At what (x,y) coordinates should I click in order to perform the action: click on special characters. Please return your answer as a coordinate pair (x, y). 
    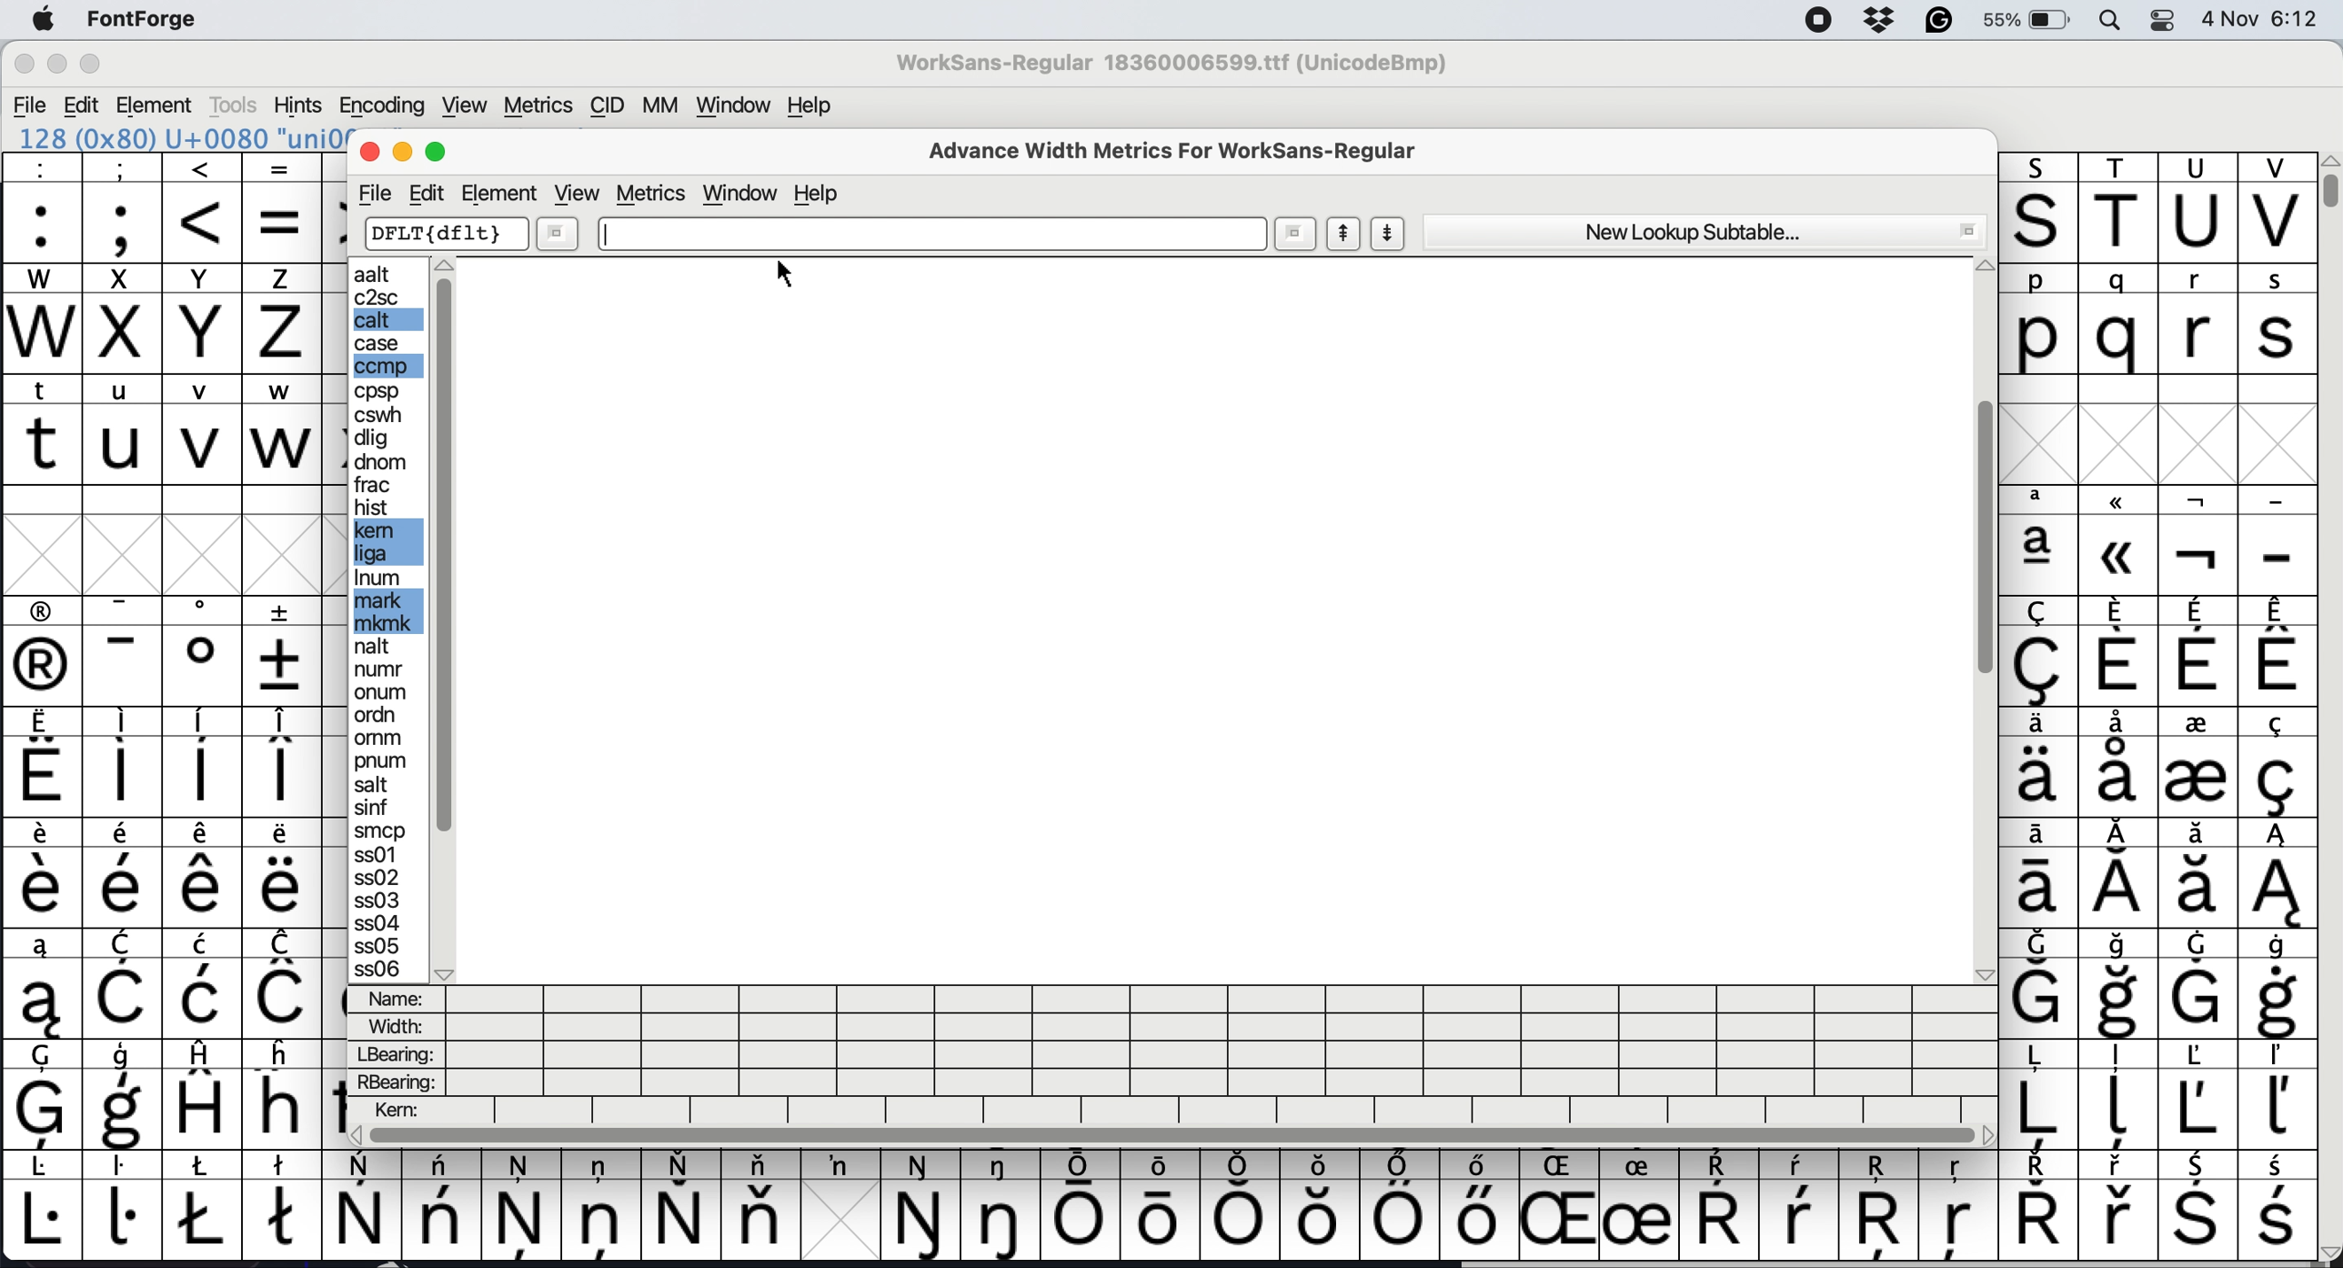
    Looking at the image, I should click on (176, 224).